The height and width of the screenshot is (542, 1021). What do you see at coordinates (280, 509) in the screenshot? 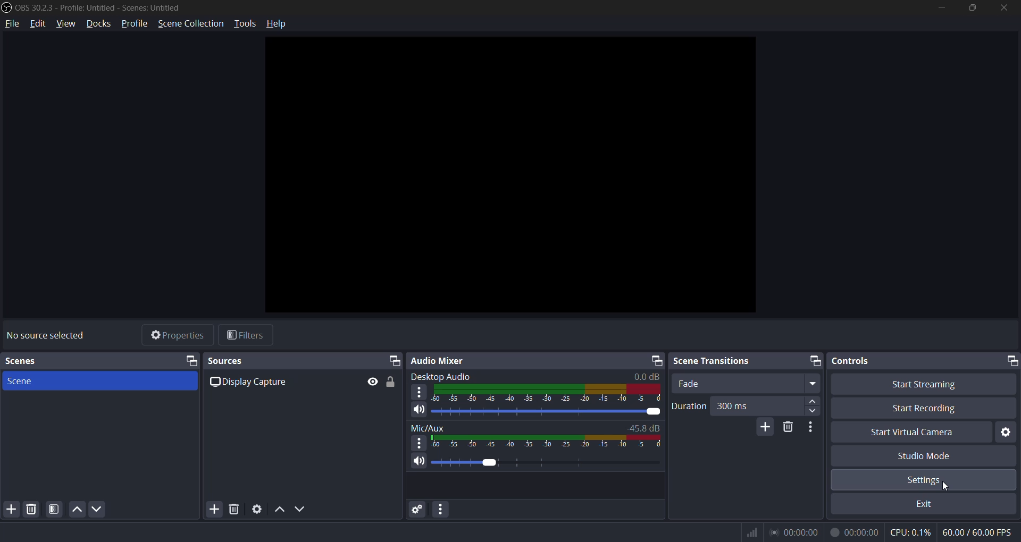
I see `move up` at bounding box center [280, 509].